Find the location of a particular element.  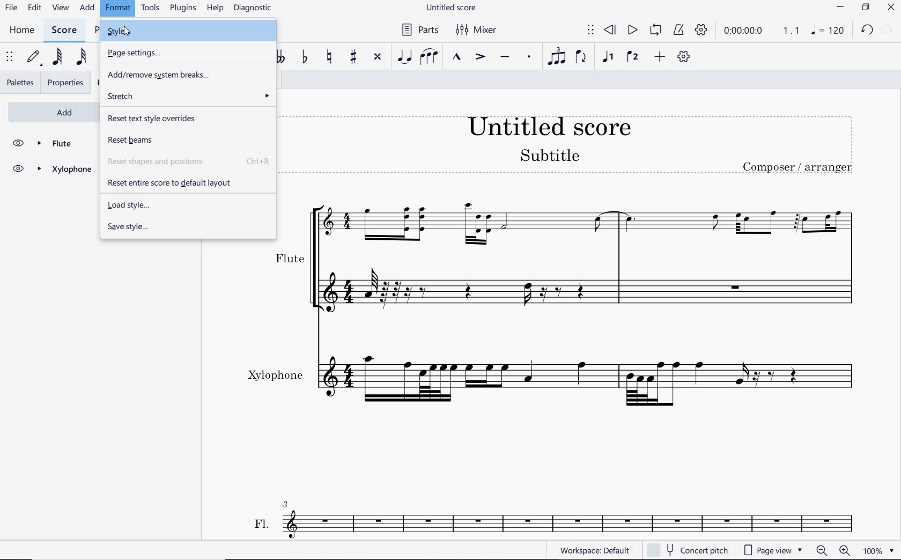

zoom in or zoom out is located at coordinates (832, 550).